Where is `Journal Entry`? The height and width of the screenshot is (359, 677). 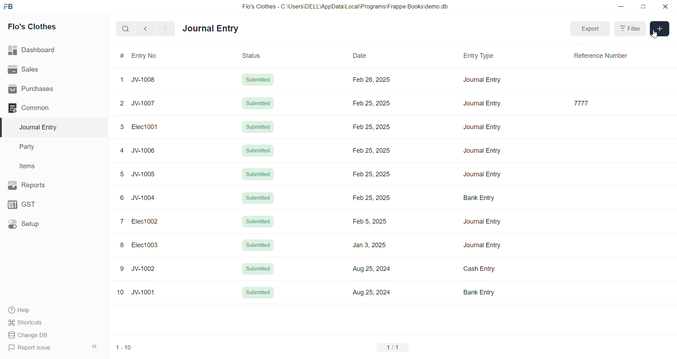 Journal Entry is located at coordinates (40, 127).